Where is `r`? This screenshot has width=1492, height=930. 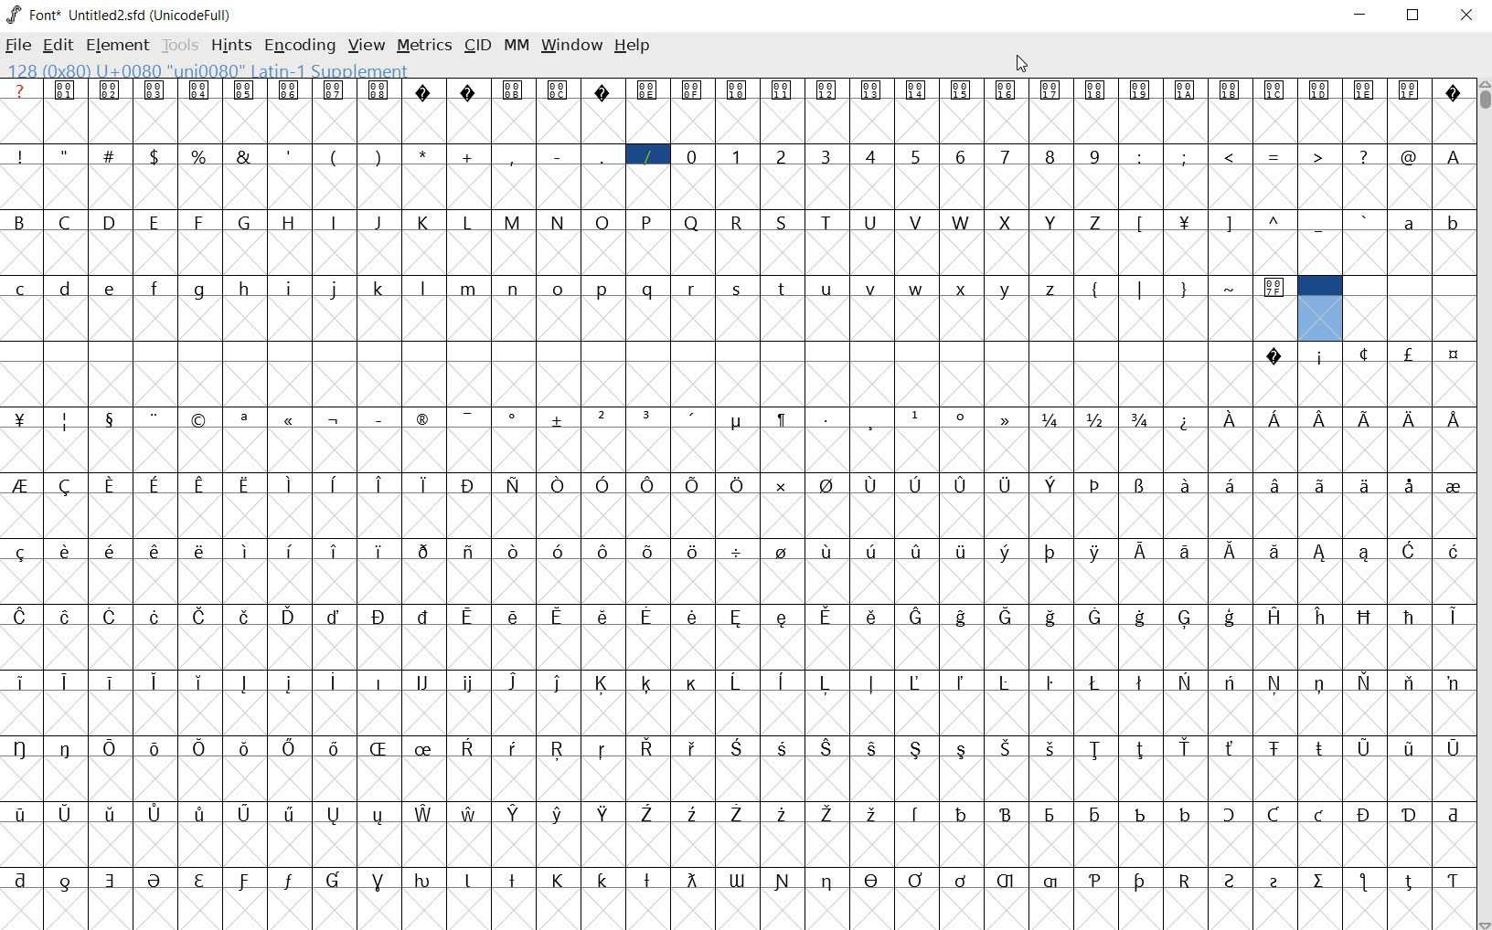 r is located at coordinates (693, 286).